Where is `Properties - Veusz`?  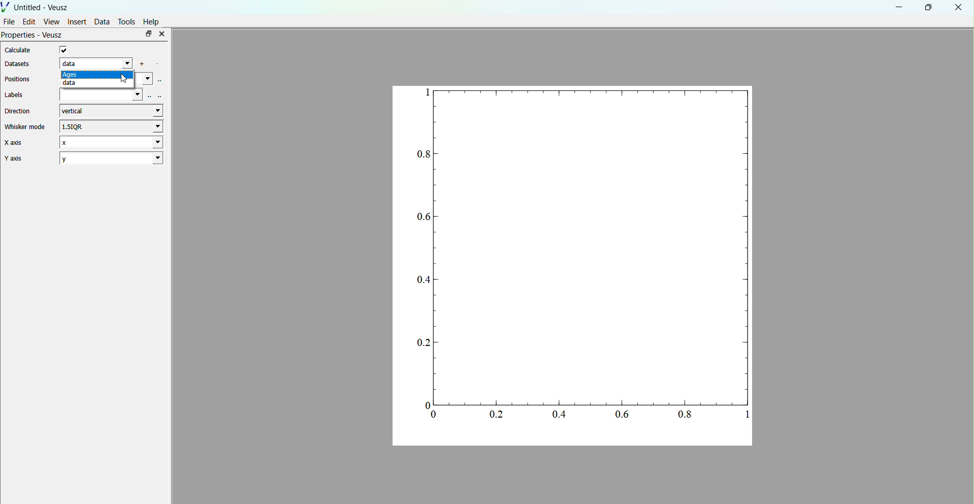
Properties - Veusz is located at coordinates (34, 36).